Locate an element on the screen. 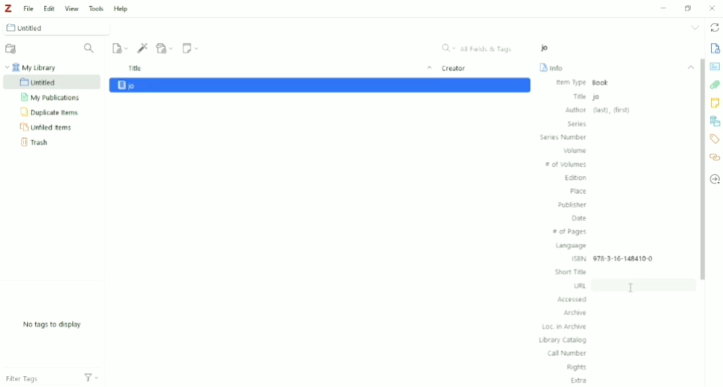 Image resolution: width=723 pixels, height=387 pixels. Collapse section is located at coordinates (689, 66).